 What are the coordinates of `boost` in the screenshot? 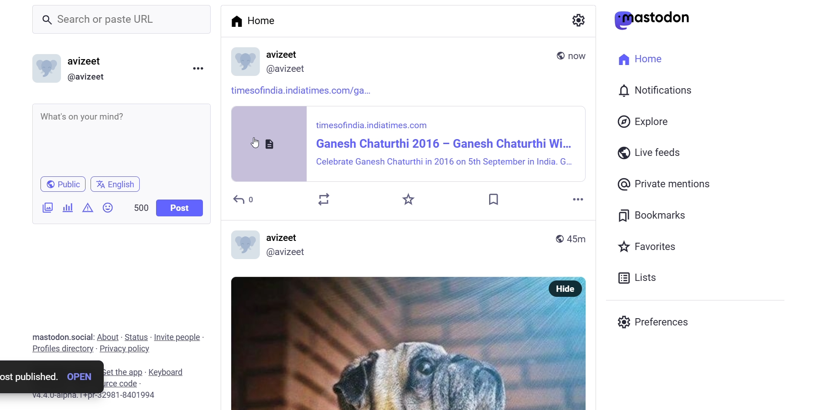 It's located at (320, 199).